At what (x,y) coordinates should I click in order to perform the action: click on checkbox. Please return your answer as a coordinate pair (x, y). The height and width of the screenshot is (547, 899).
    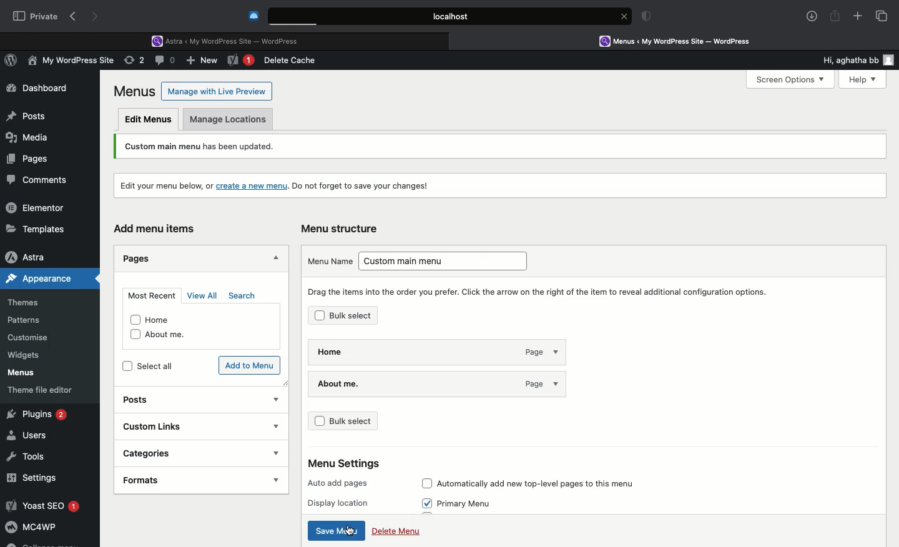
    Looking at the image, I should click on (320, 315).